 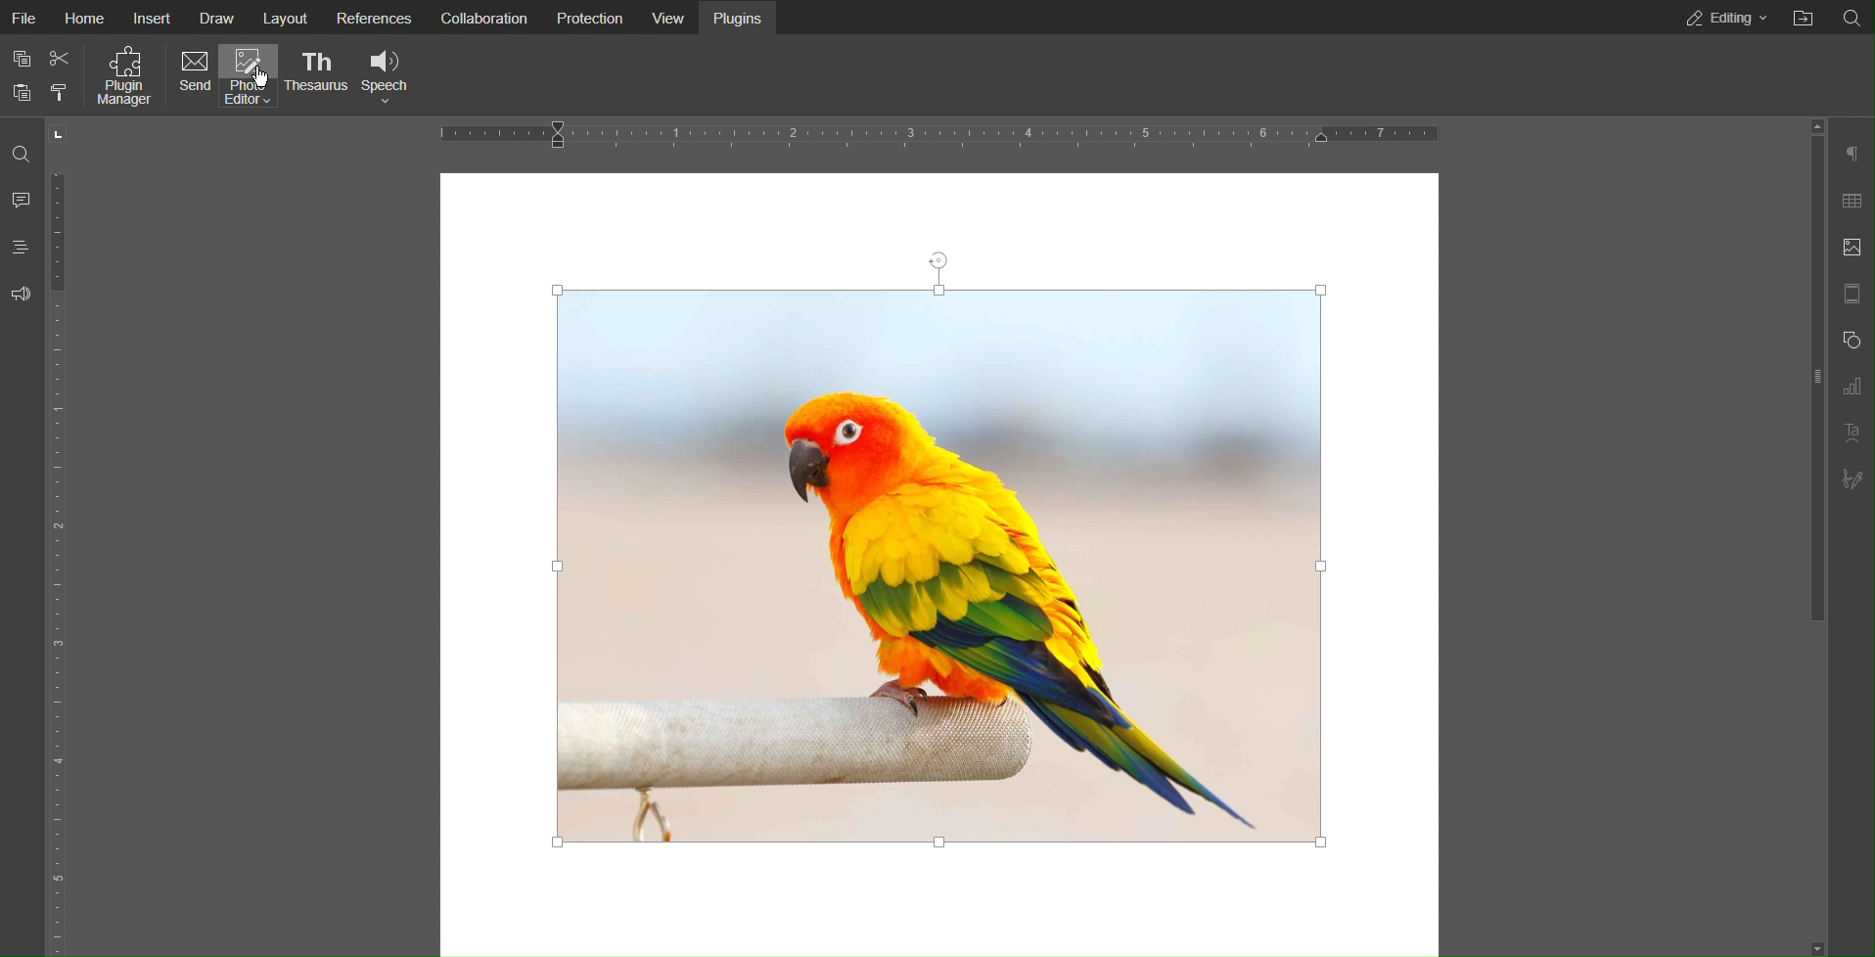 What do you see at coordinates (1851, 387) in the screenshot?
I see `Graph Settings` at bounding box center [1851, 387].